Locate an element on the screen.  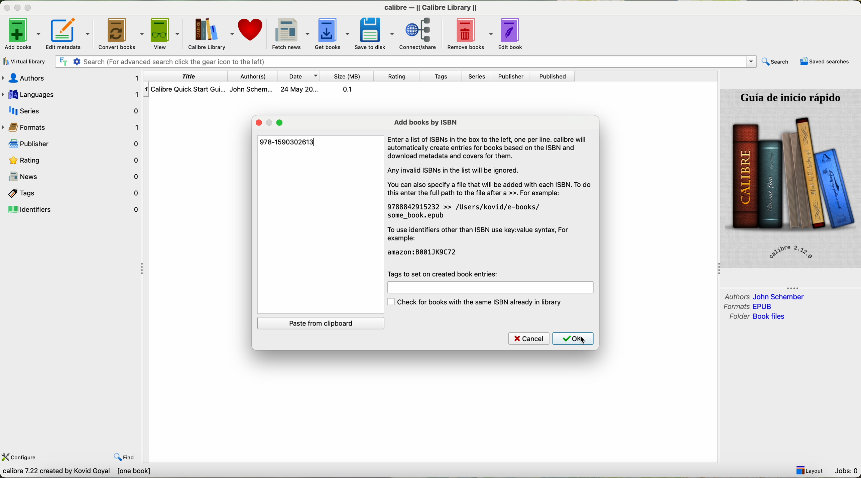
978-1690302613 is located at coordinates (296, 142).